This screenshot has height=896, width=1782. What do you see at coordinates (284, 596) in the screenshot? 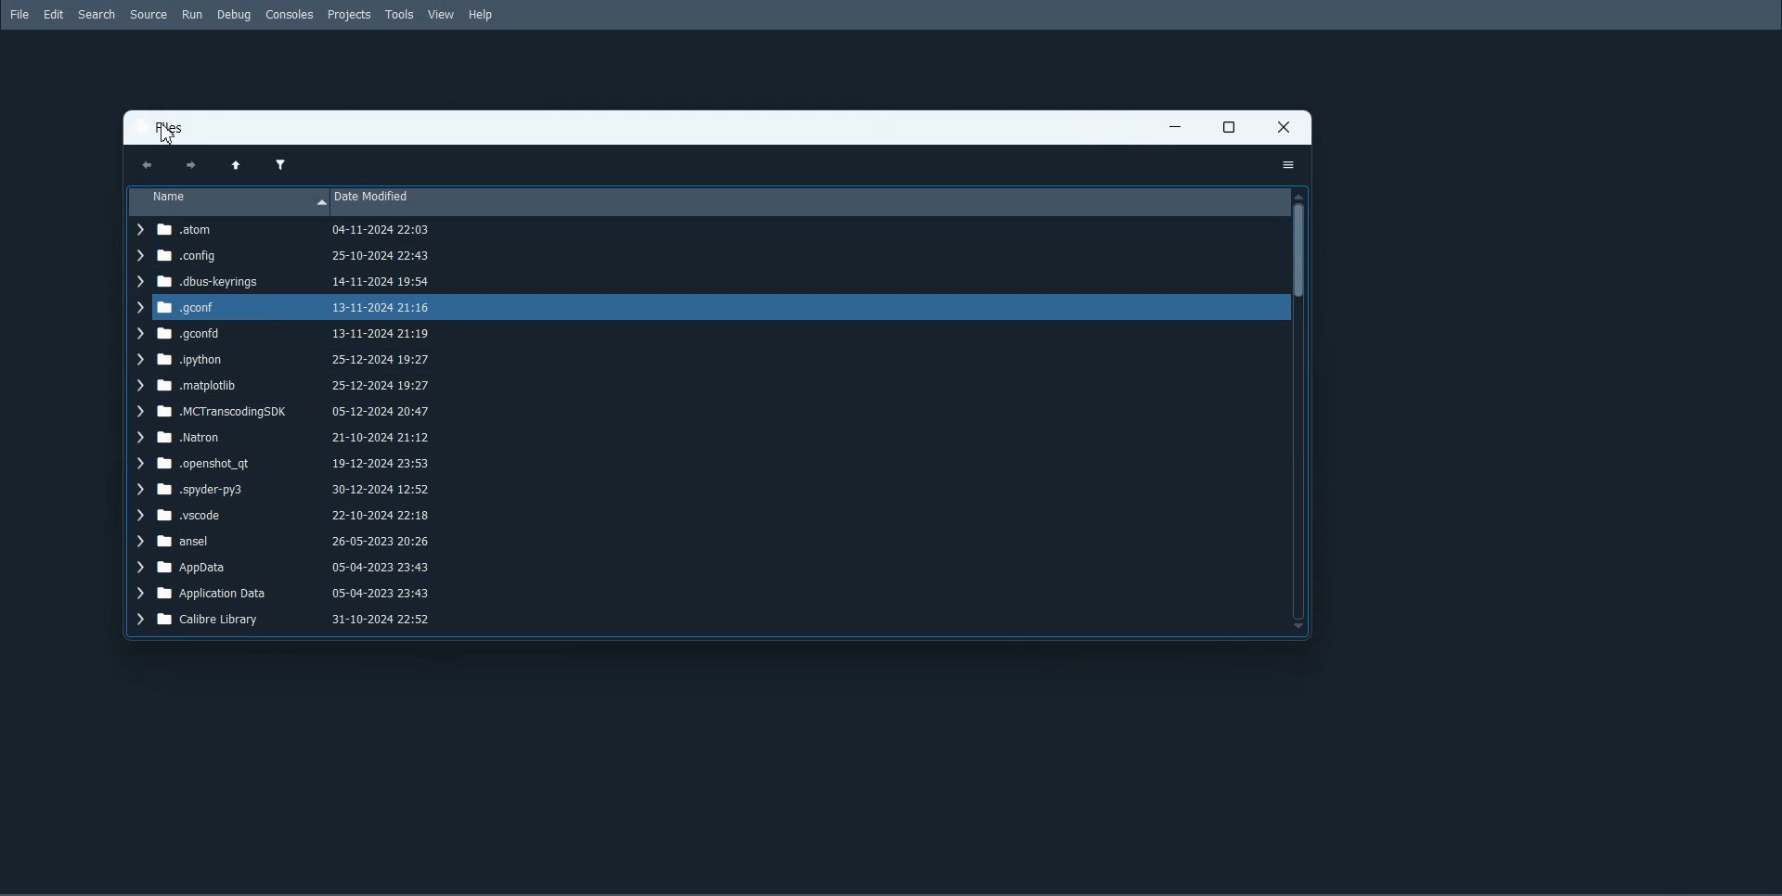
I see `Application Data 05-04-2023 23:43` at bounding box center [284, 596].